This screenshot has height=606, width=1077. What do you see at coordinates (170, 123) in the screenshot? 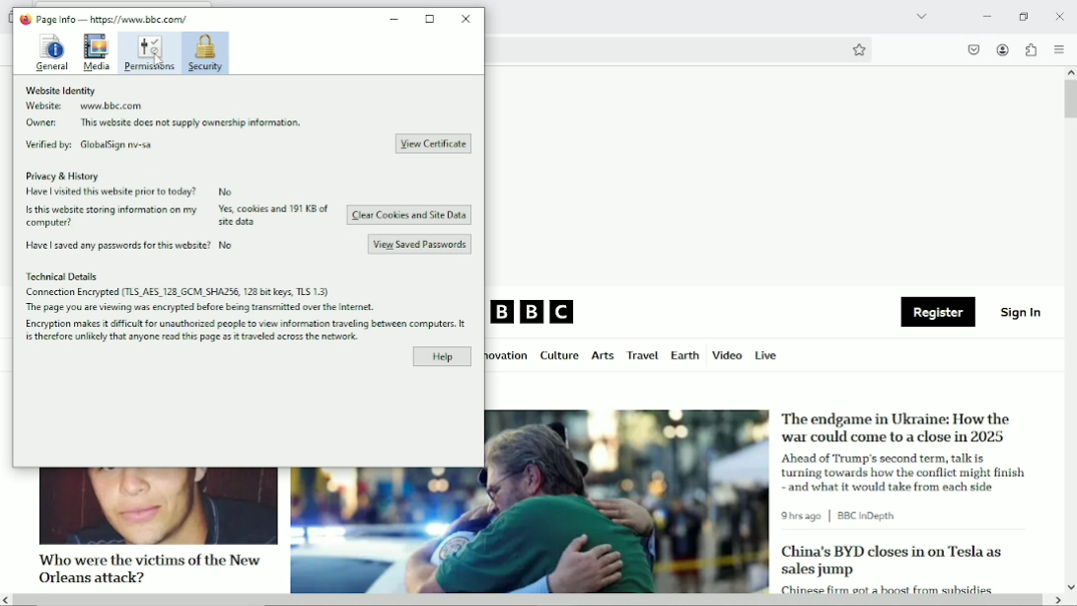
I see `Owner: This website does not supply ownership information.` at bounding box center [170, 123].